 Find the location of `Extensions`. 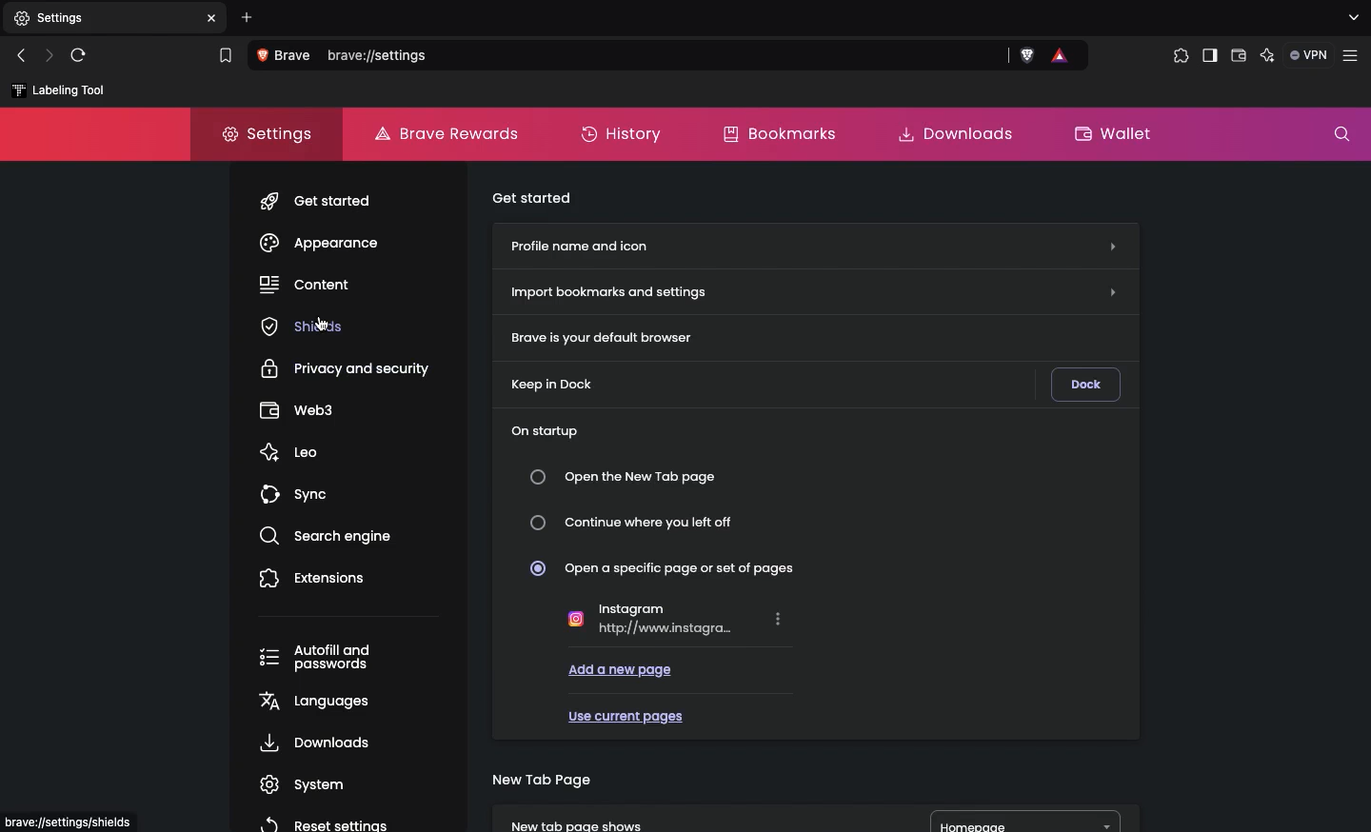

Extensions is located at coordinates (1181, 59).